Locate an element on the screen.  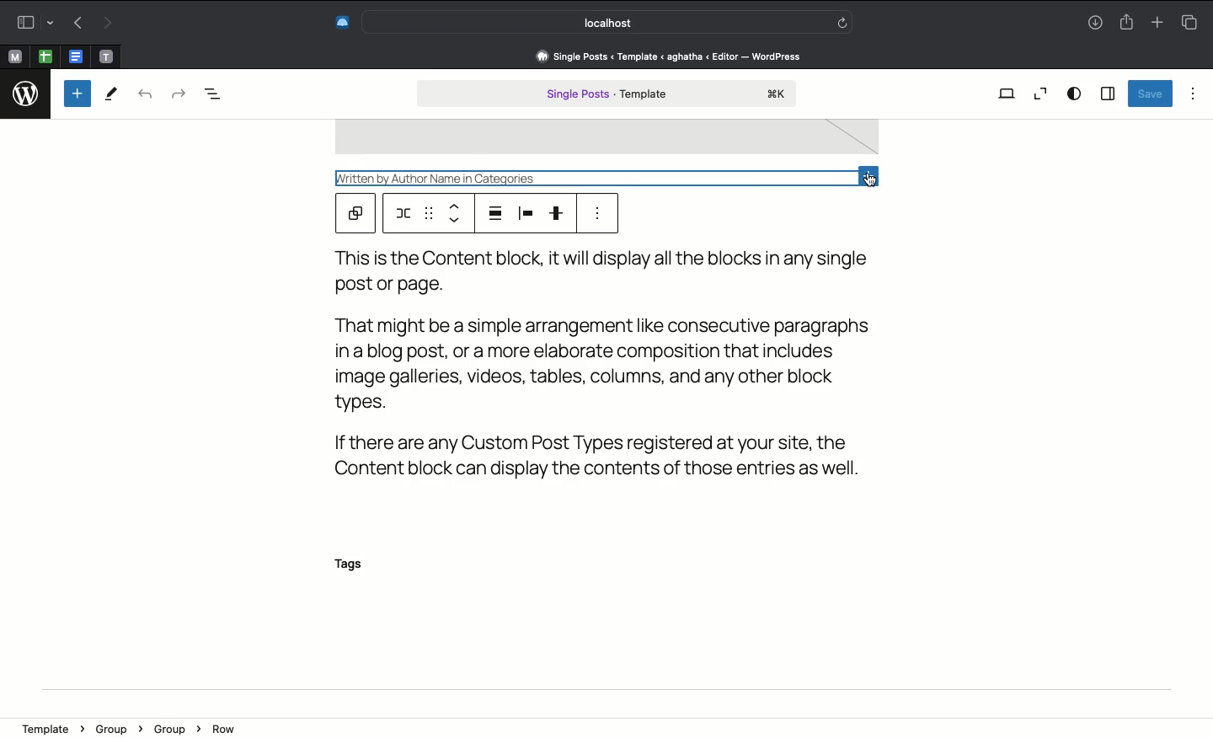
Tools is located at coordinates (112, 96).